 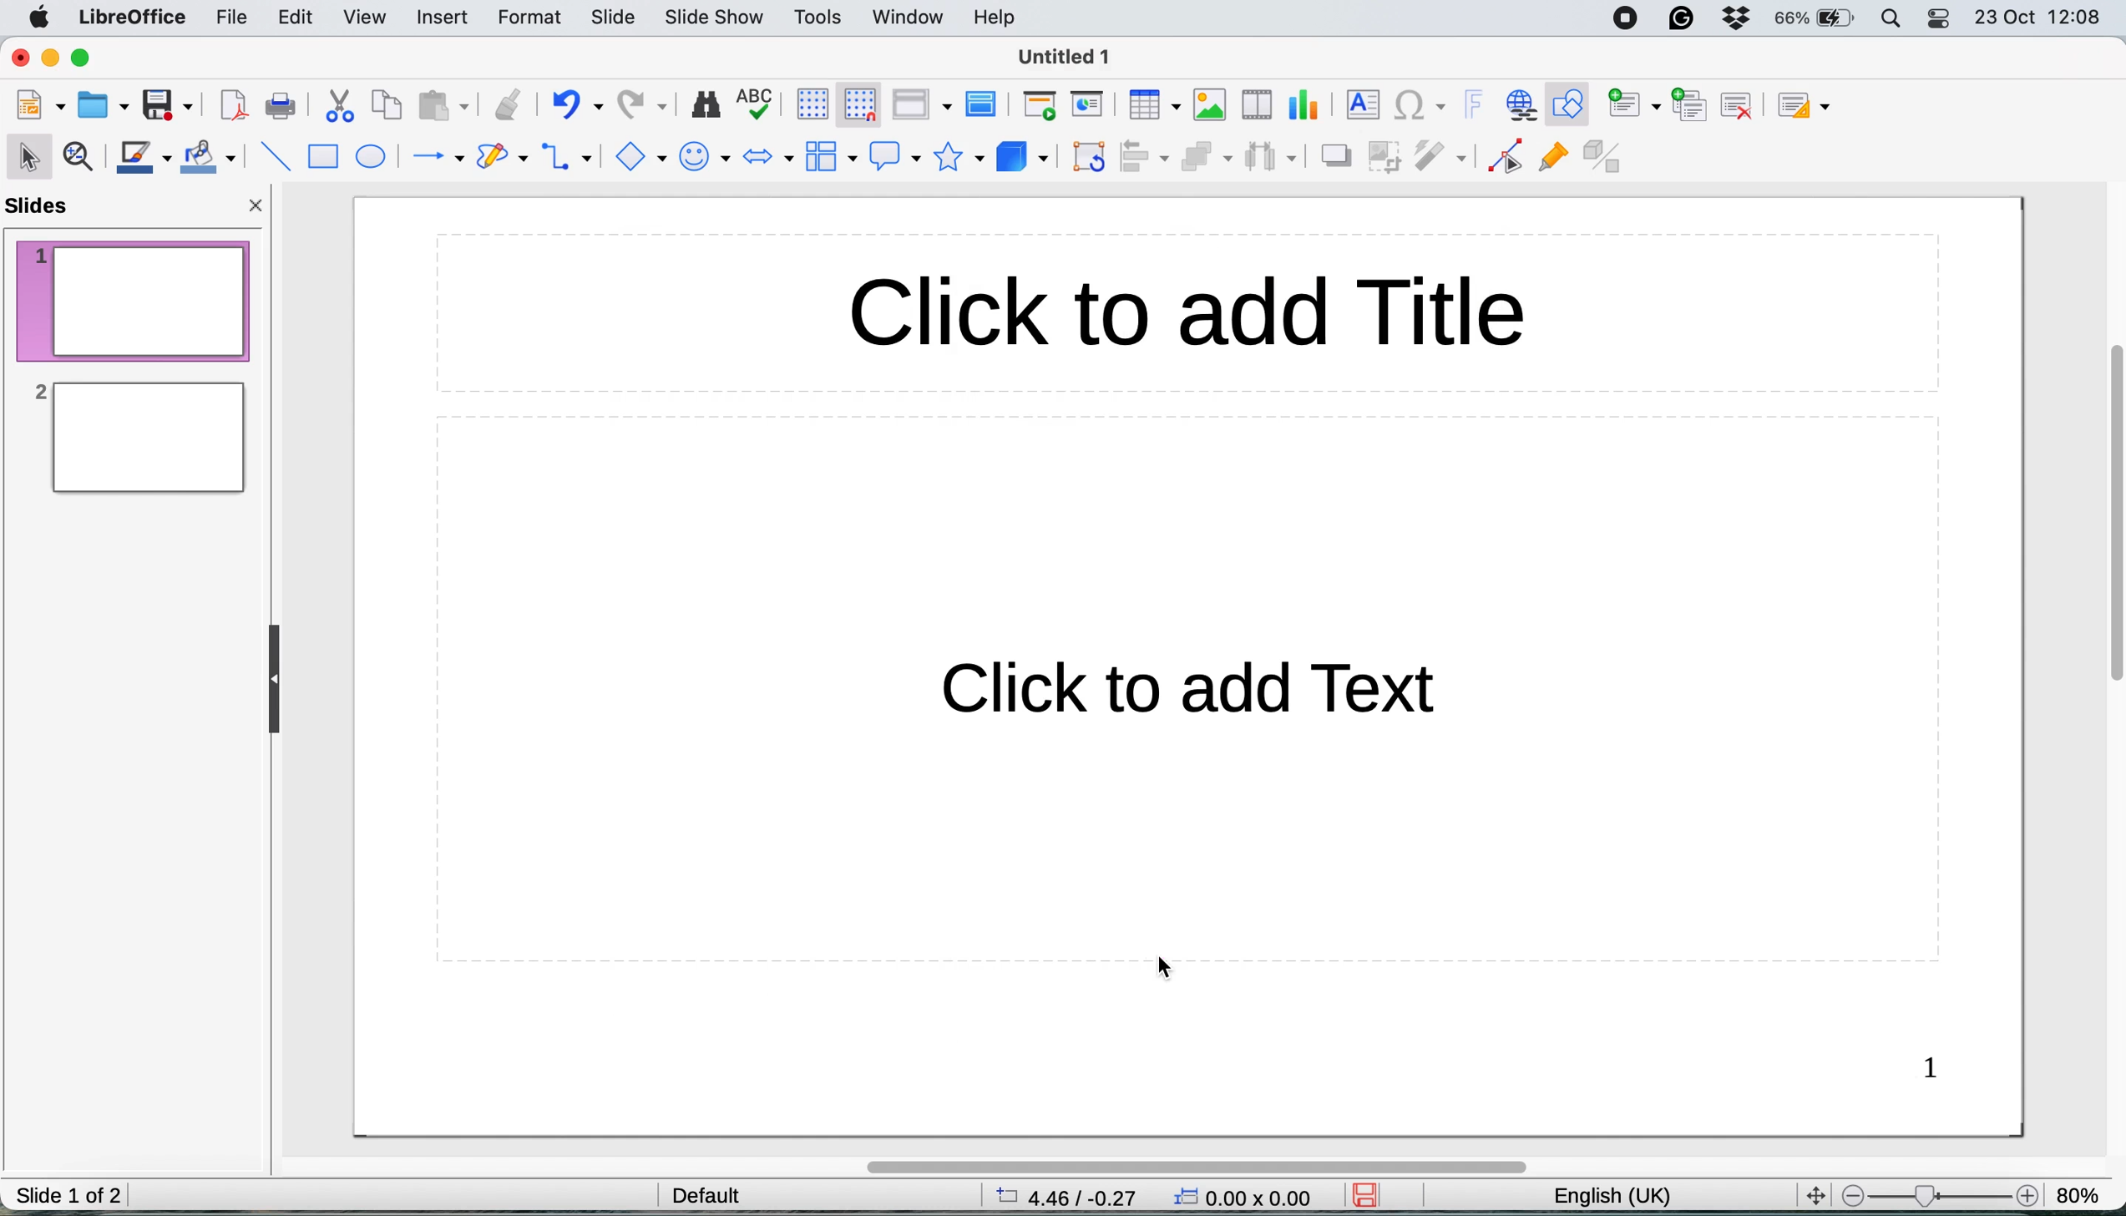 What do you see at coordinates (1195, 1167) in the screenshot?
I see `horizontal scroll bar` at bounding box center [1195, 1167].